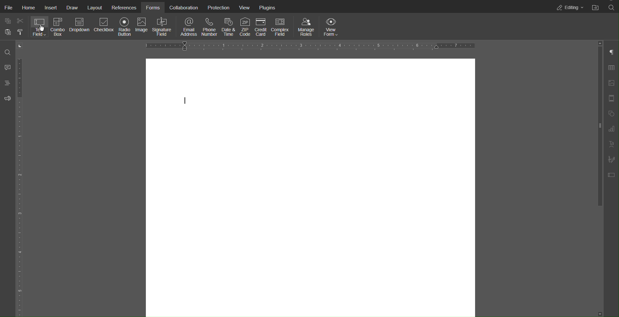 The height and width of the screenshot is (317, 619). What do you see at coordinates (162, 27) in the screenshot?
I see `Signature` at bounding box center [162, 27].